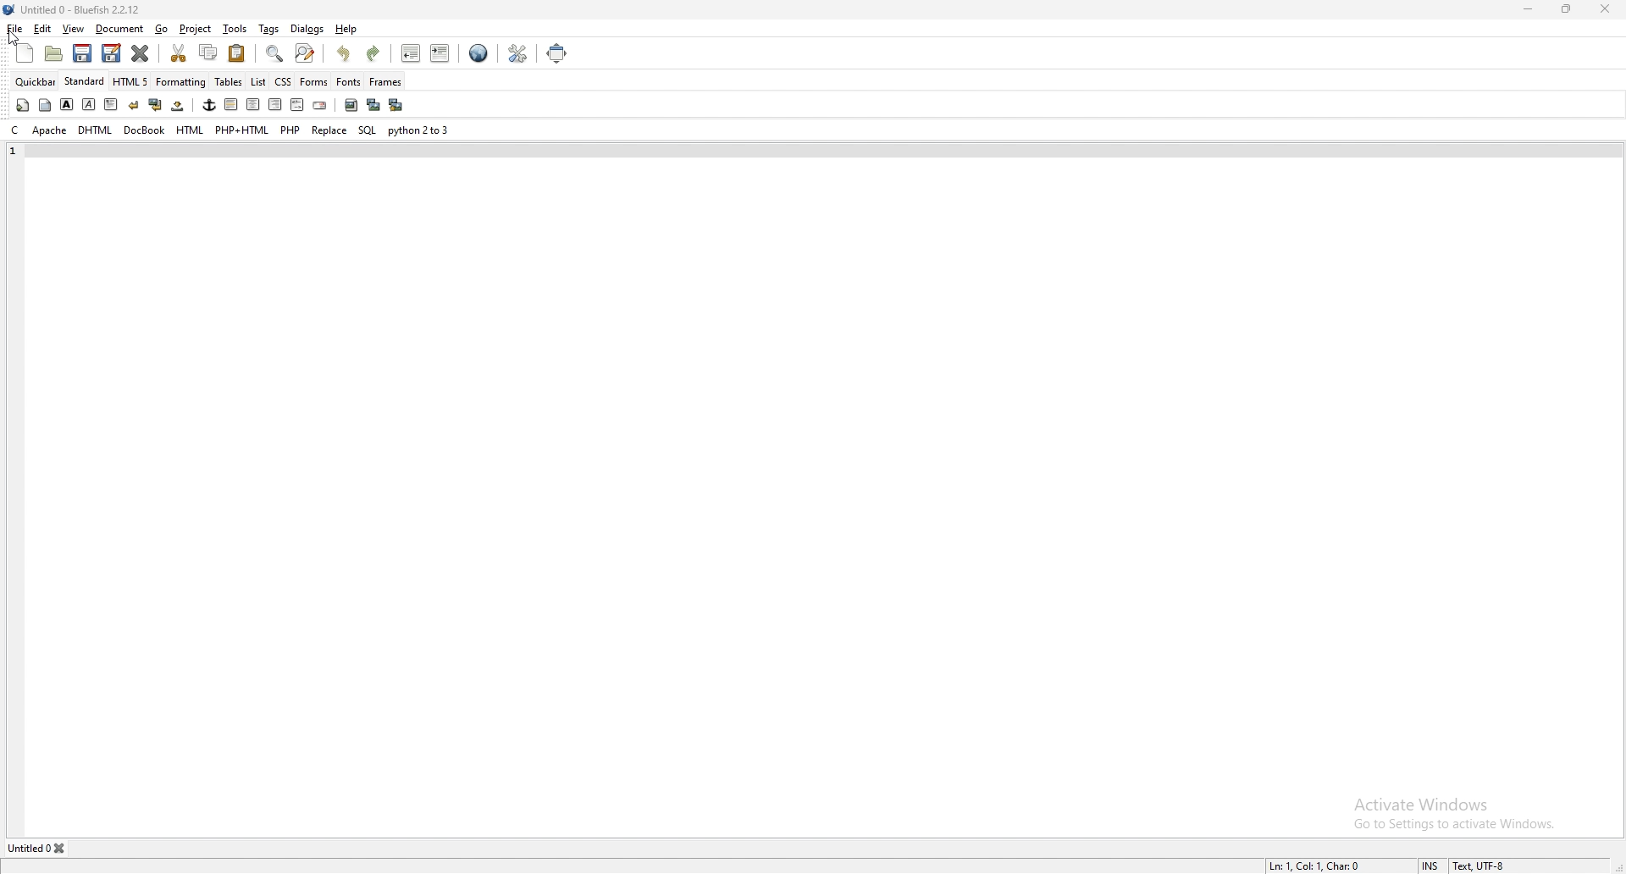  Describe the element at coordinates (298, 105) in the screenshot. I see `html comment` at that location.